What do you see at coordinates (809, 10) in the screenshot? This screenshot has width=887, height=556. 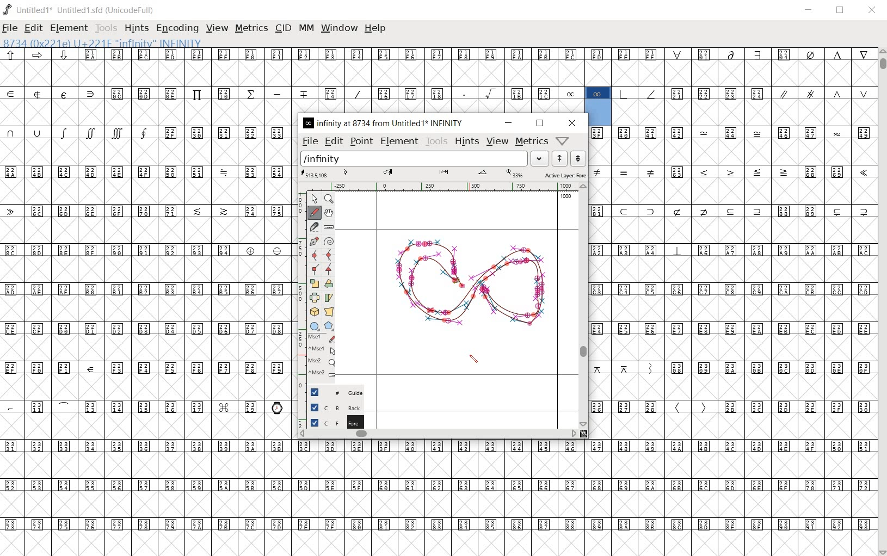 I see `minimize` at bounding box center [809, 10].